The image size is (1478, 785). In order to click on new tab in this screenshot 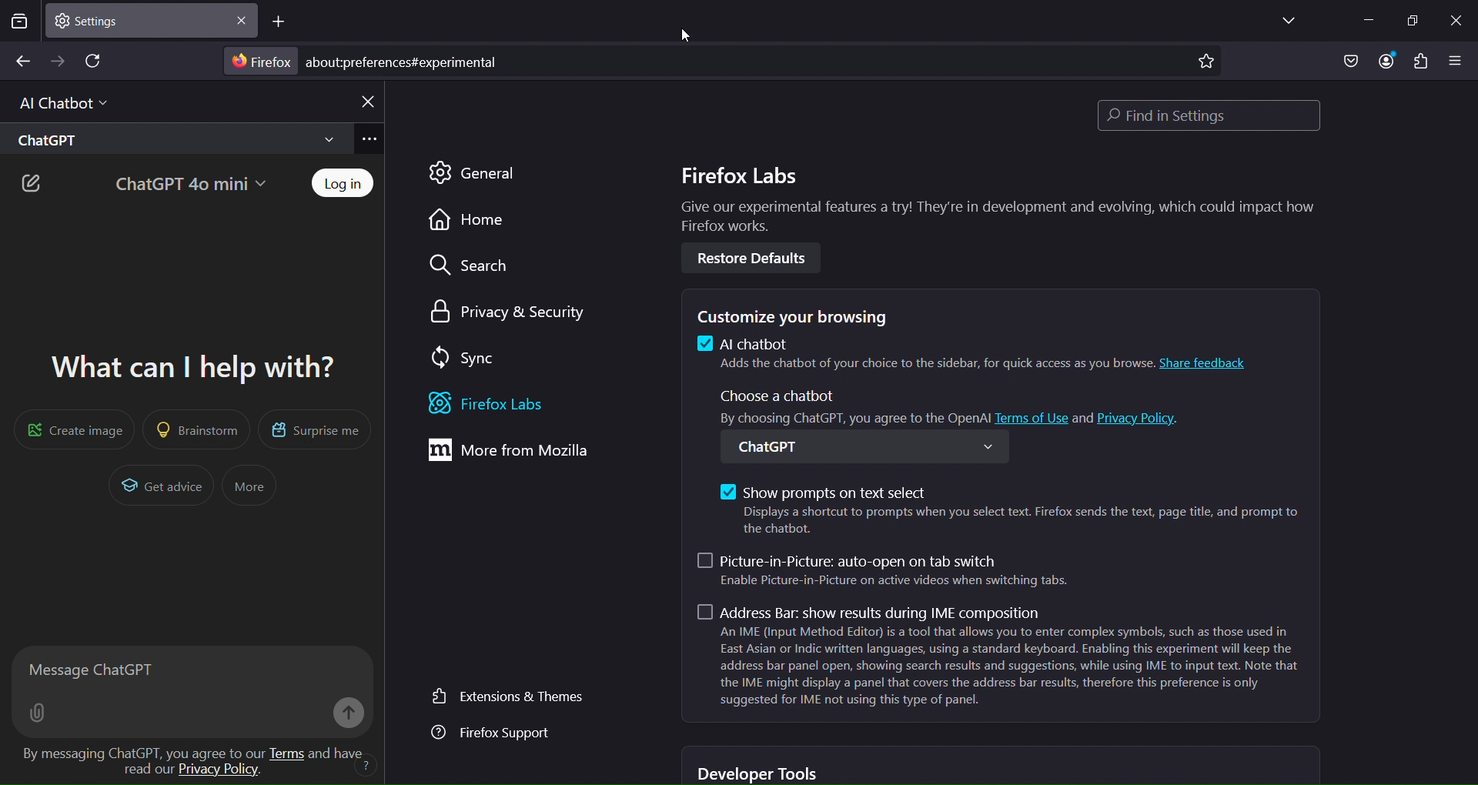, I will do `click(281, 24)`.